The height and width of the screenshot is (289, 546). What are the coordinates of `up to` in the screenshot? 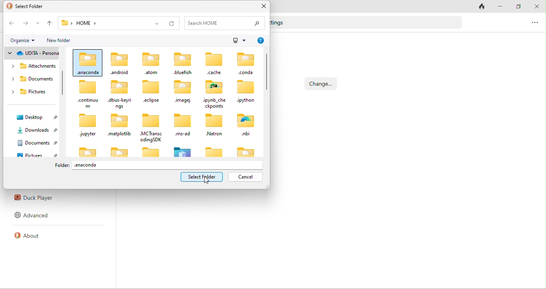 It's located at (49, 23).